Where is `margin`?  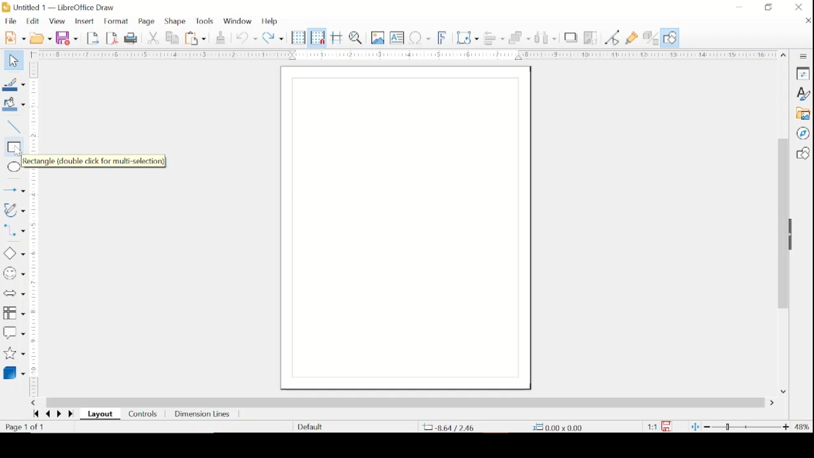 margin is located at coordinates (34, 229).